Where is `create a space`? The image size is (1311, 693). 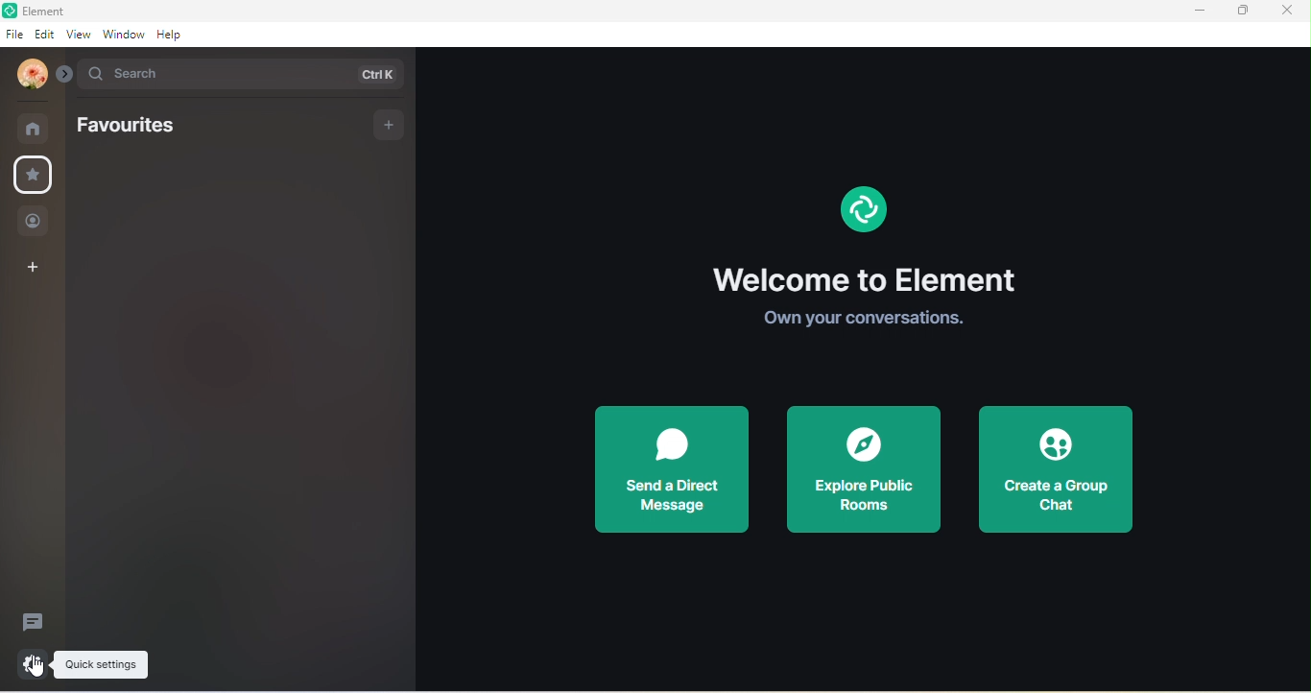
create a space is located at coordinates (30, 269).